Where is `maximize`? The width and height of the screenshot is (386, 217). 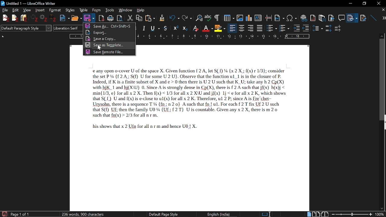 maximize is located at coordinates (364, 3).